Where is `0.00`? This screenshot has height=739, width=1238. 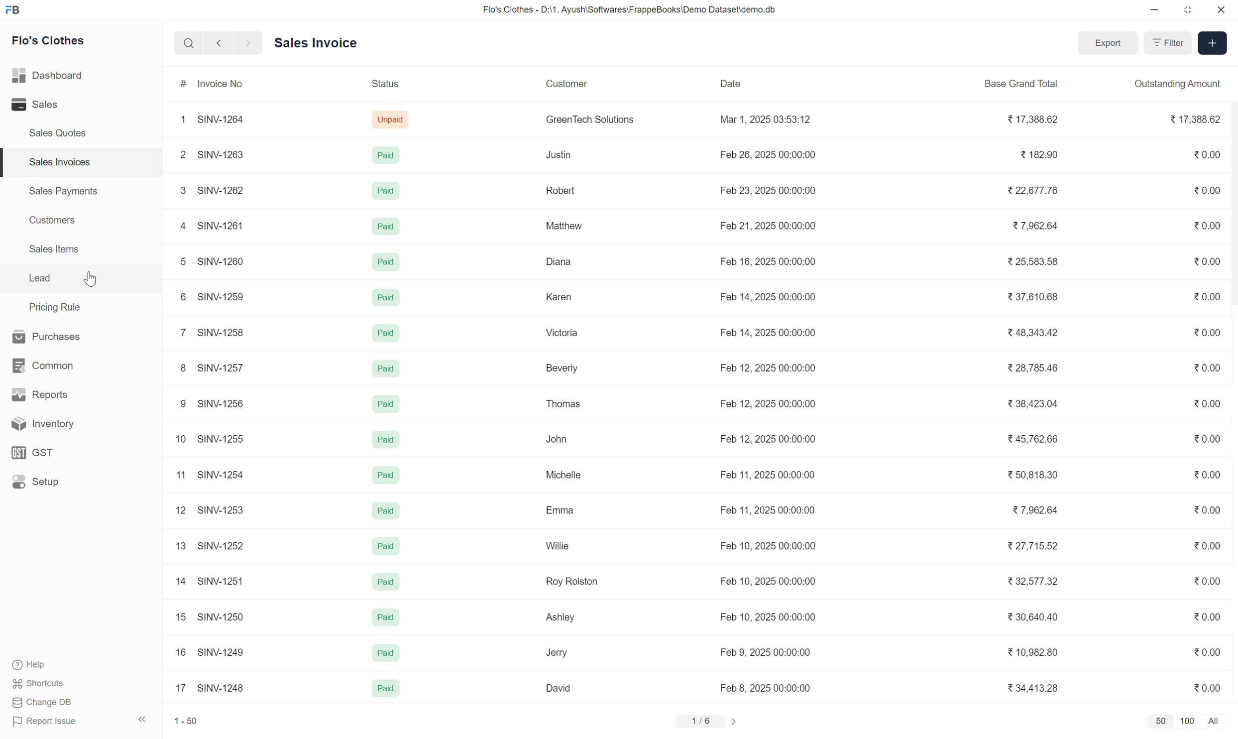 0.00 is located at coordinates (1204, 296).